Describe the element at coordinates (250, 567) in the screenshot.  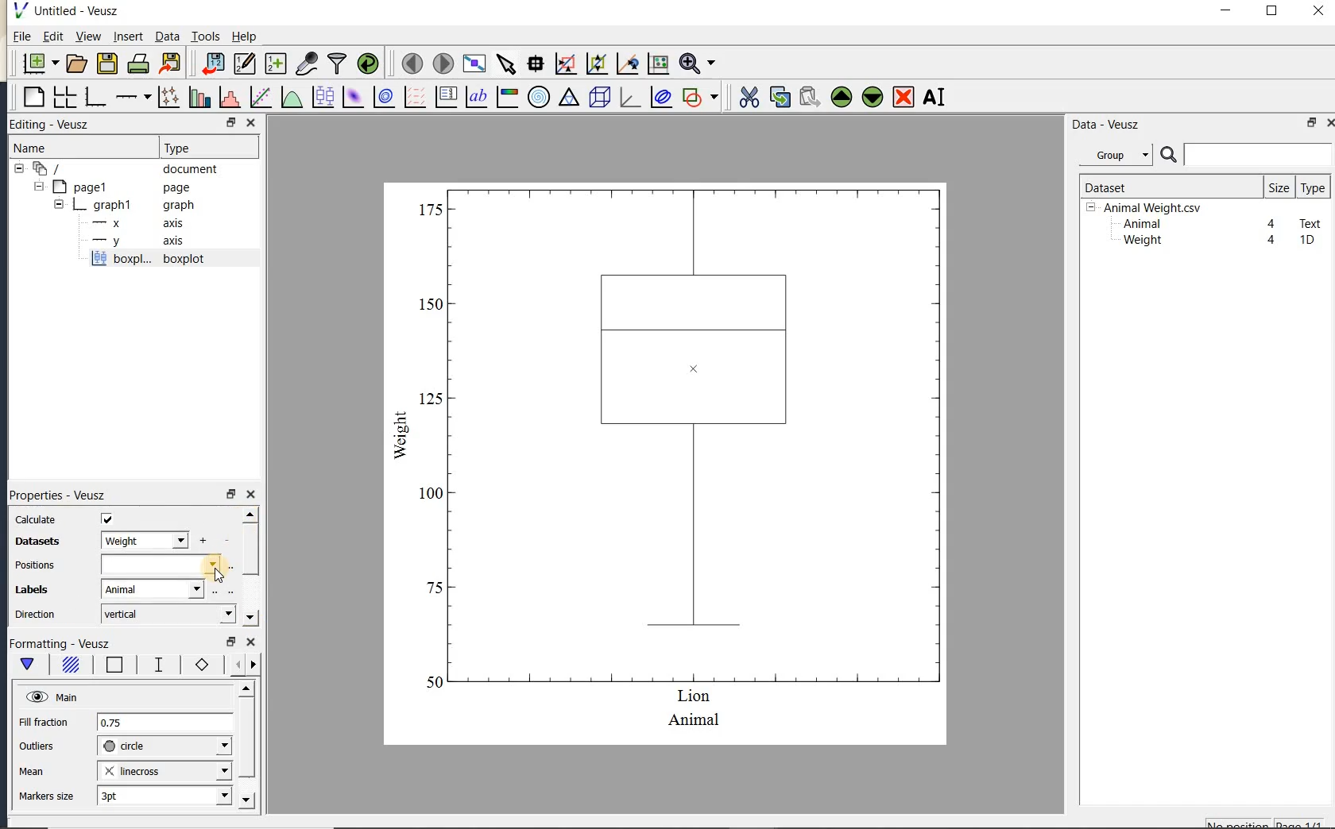
I see `scrollbar` at that location.